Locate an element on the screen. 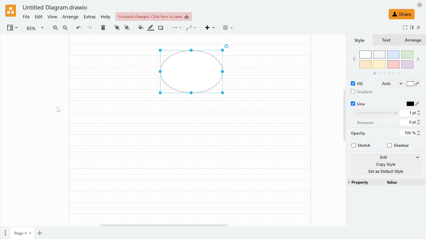 Image resolution: width=426 pixels, height=239 pixels. Fill color is located at coordinates (140, 28).